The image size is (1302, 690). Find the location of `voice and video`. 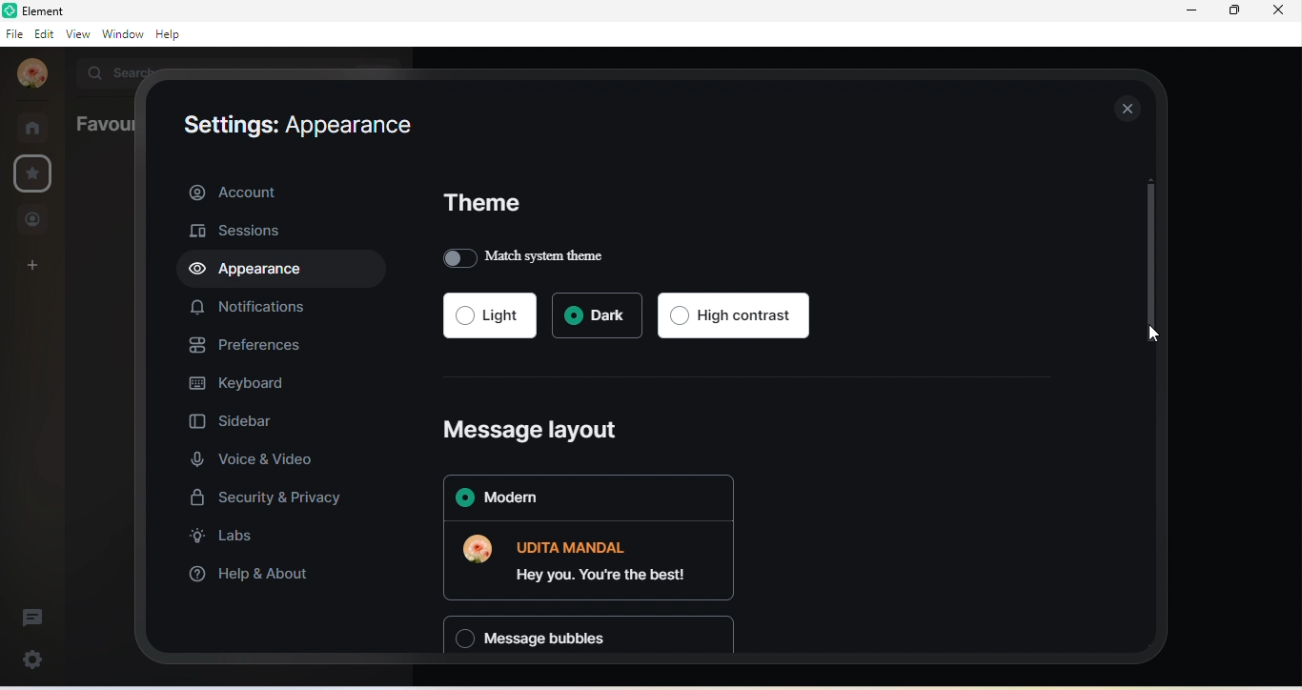

voice and video is located at coordinates (257, 457).